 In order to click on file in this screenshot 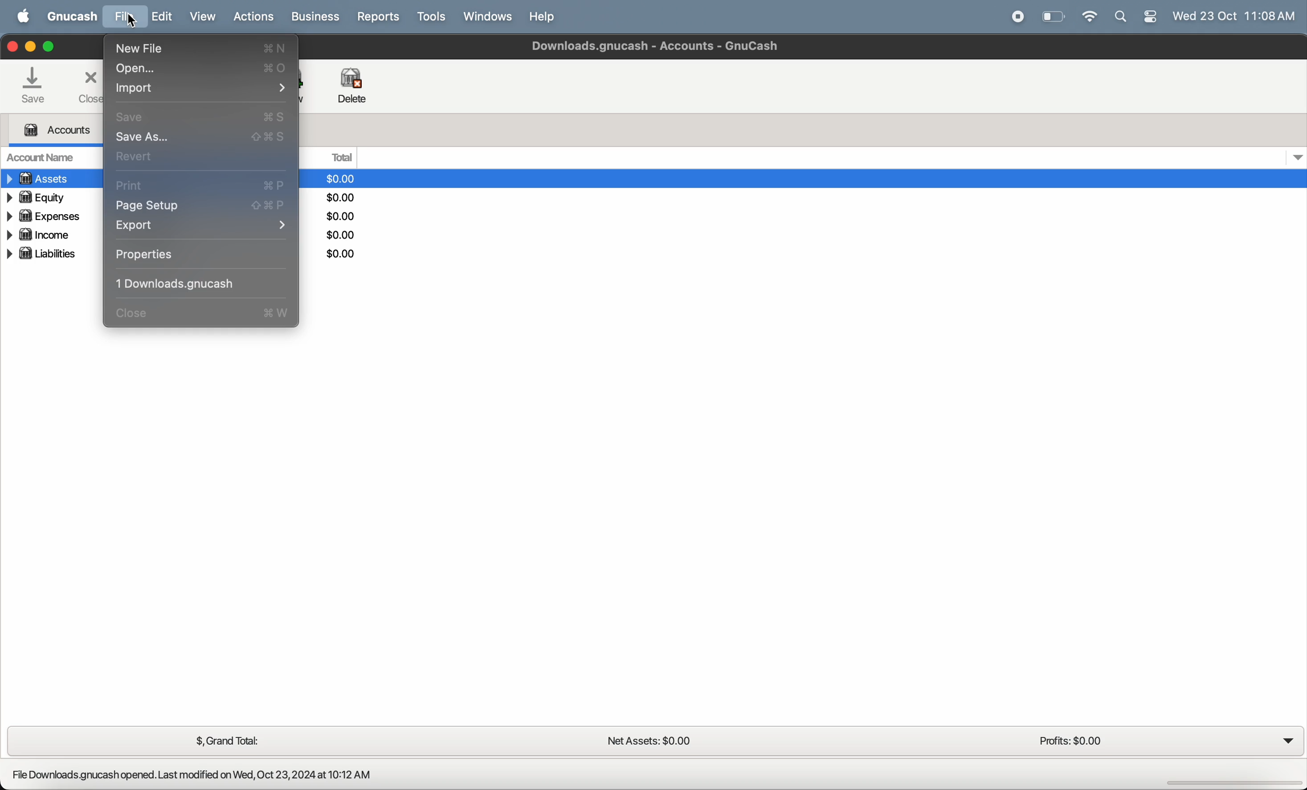, I will do `click(123, 18)`.